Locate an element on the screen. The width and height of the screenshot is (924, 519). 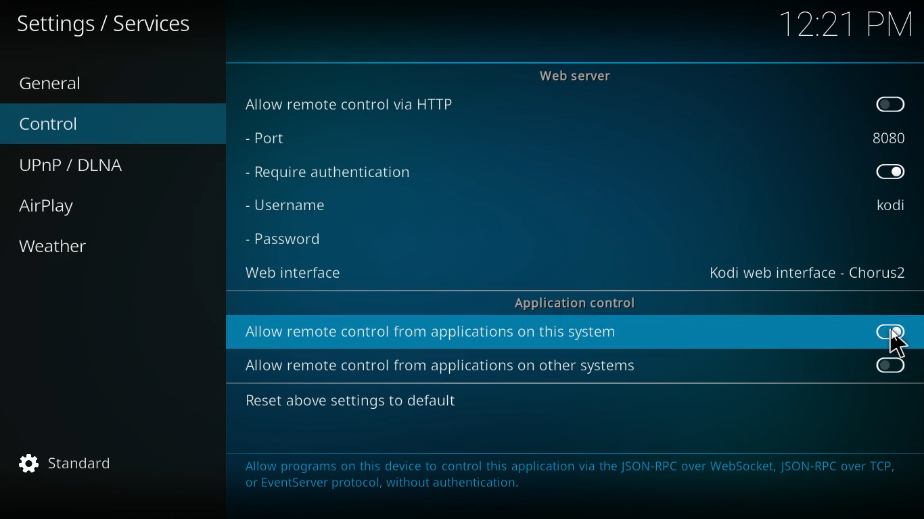
username is located at coordinates (290, 205).